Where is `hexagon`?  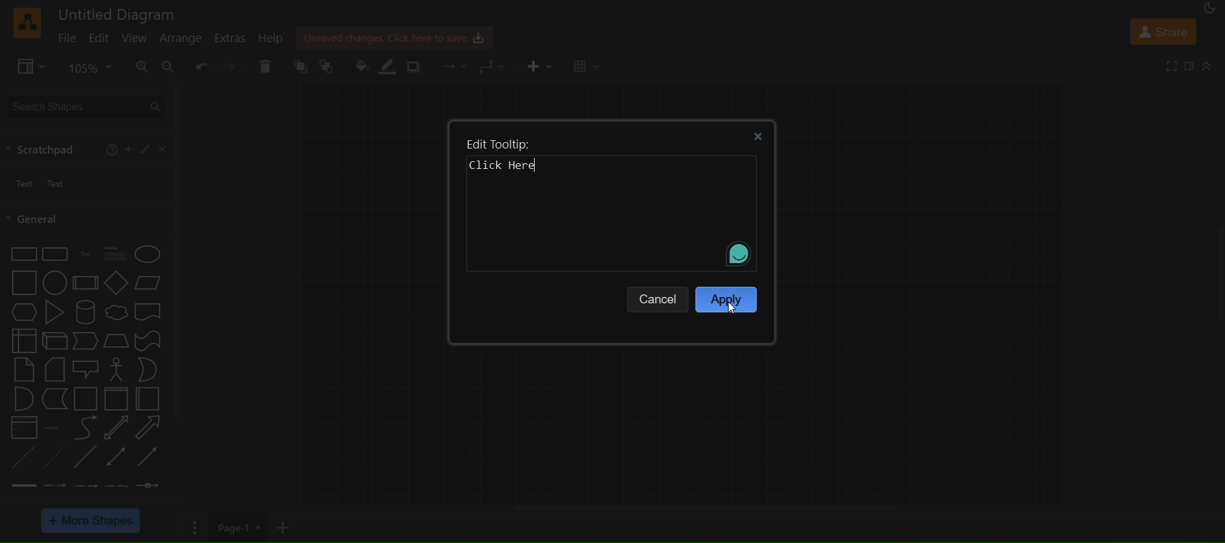
hexagon is located at coordinates (22, 312).